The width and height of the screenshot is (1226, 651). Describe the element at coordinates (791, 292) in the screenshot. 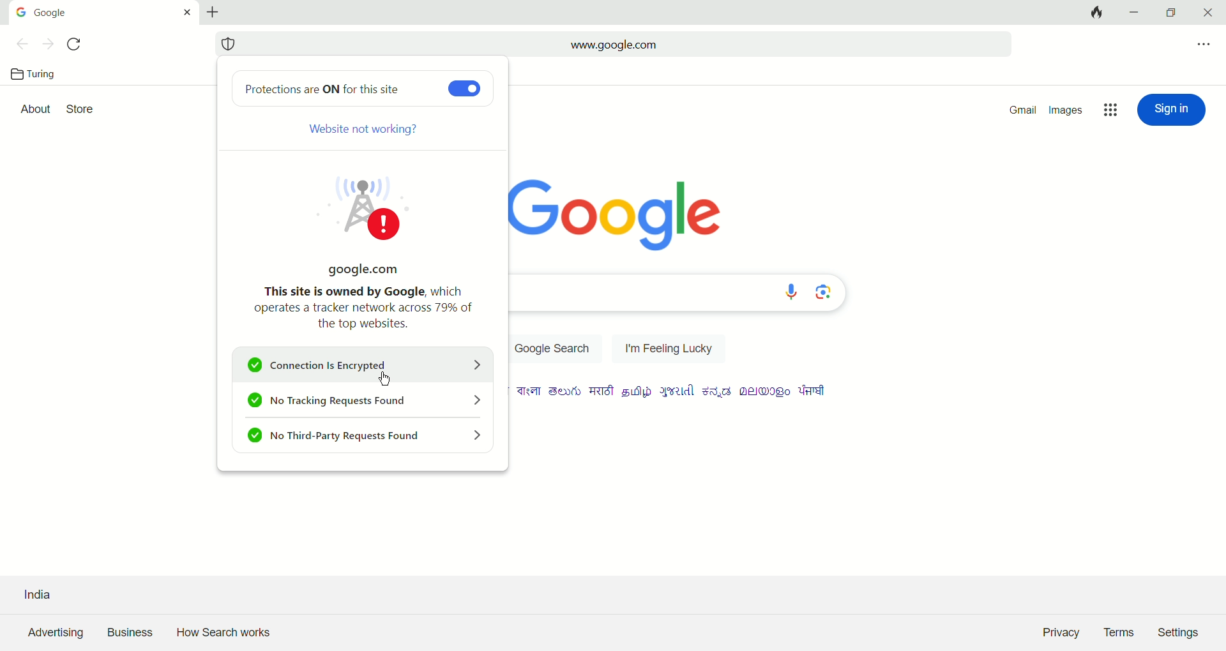

I see `voice search` at that location.